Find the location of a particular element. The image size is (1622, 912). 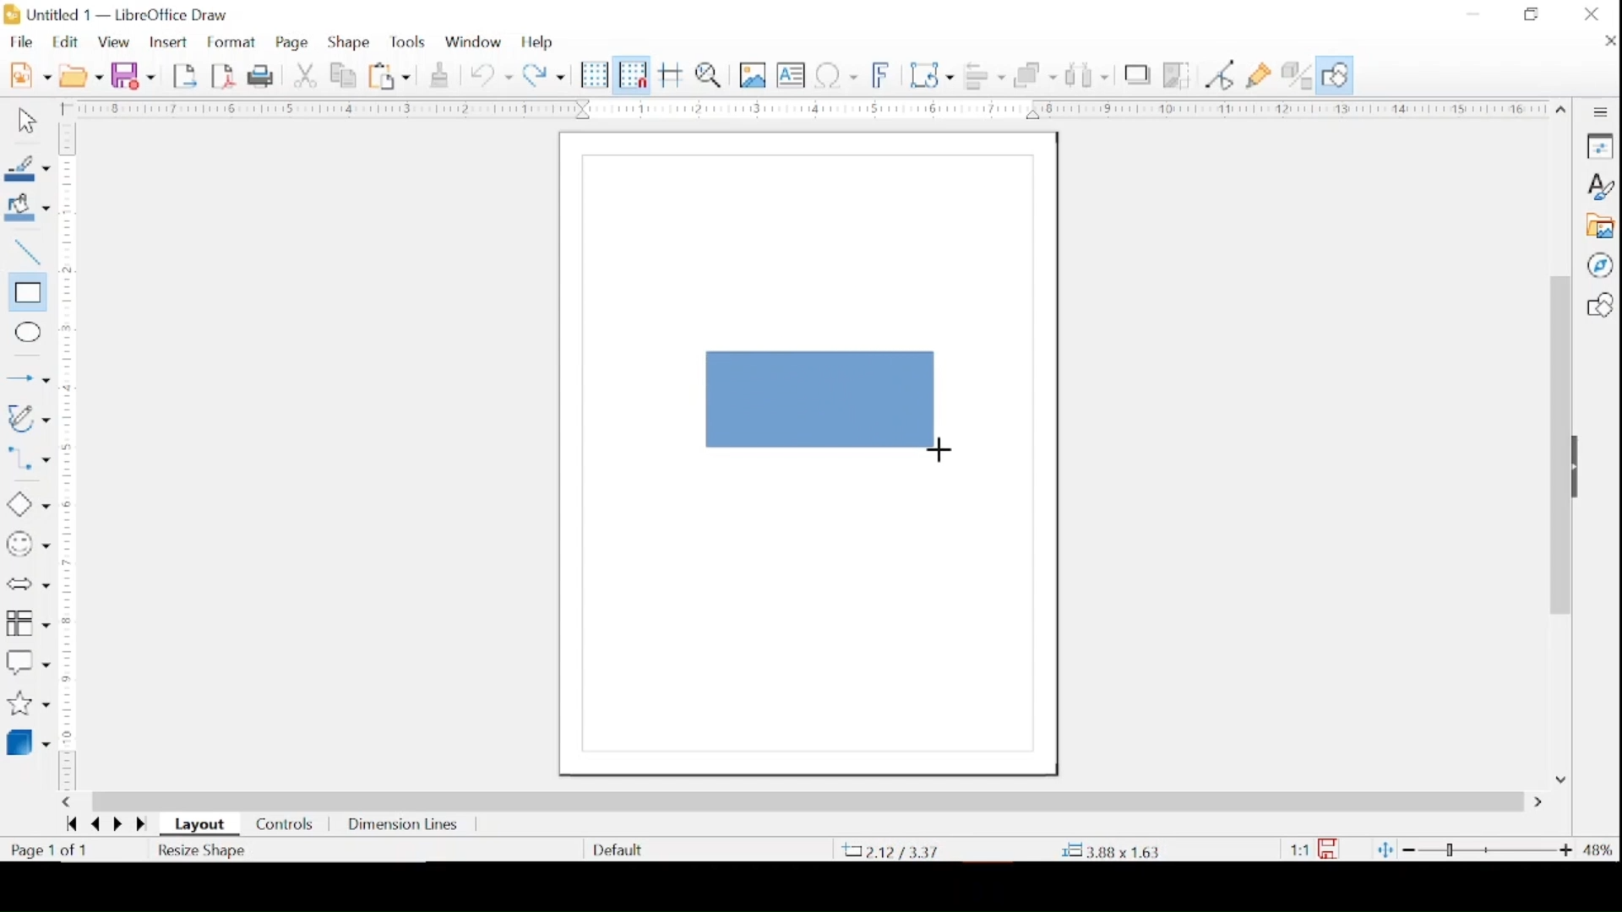

layout is located at coordinates (203, 825).